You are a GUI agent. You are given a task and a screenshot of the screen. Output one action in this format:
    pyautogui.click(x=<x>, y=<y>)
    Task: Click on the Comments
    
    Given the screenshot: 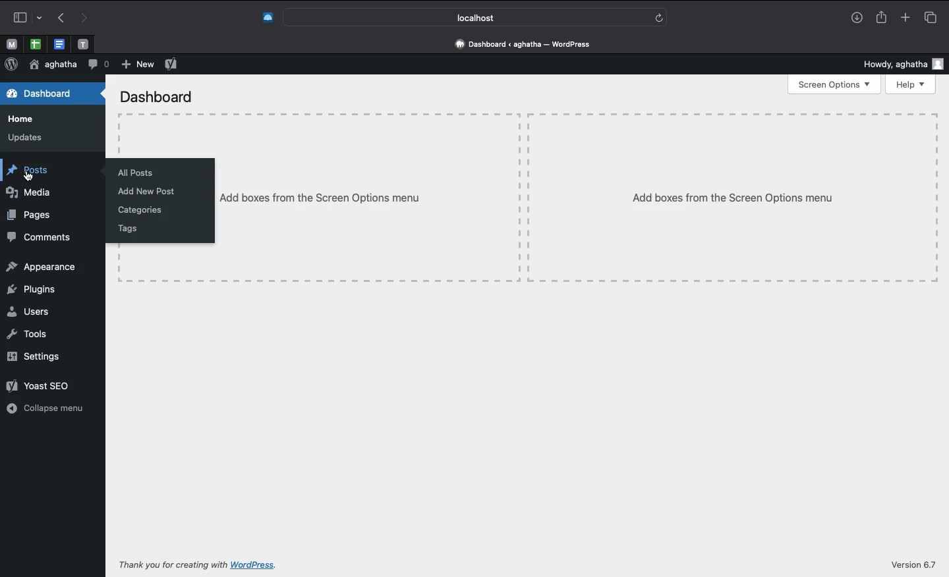 What is the action you would take?
    pyautogui.click(x=38, y=236)
    